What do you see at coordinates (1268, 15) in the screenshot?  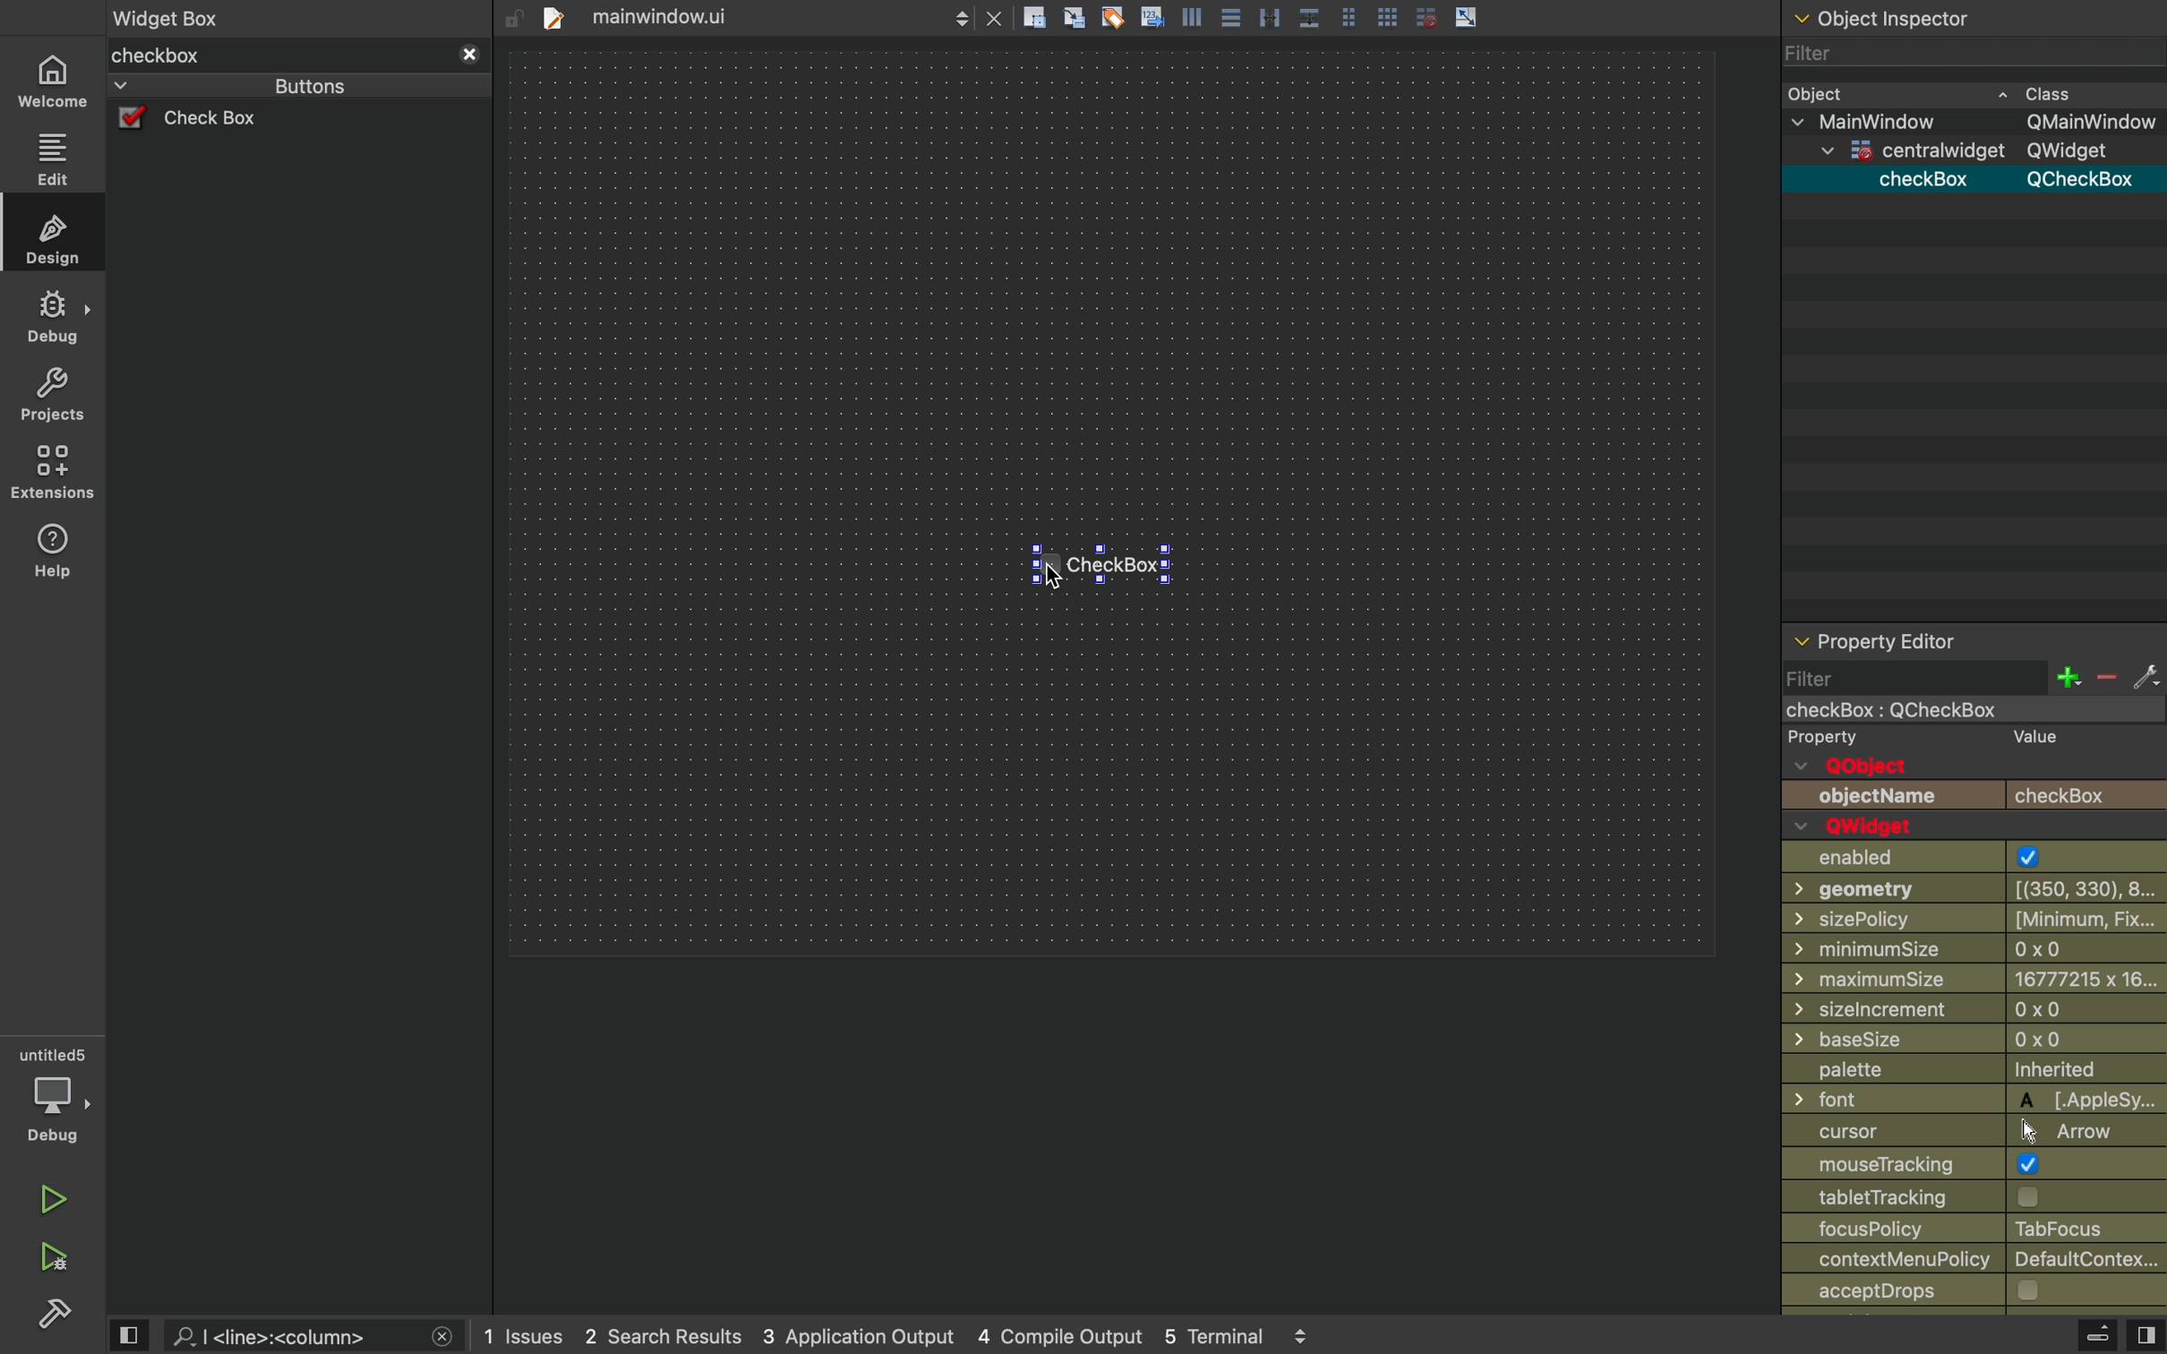 I see `distribute horizontally` at bounding box center [1268, 15].